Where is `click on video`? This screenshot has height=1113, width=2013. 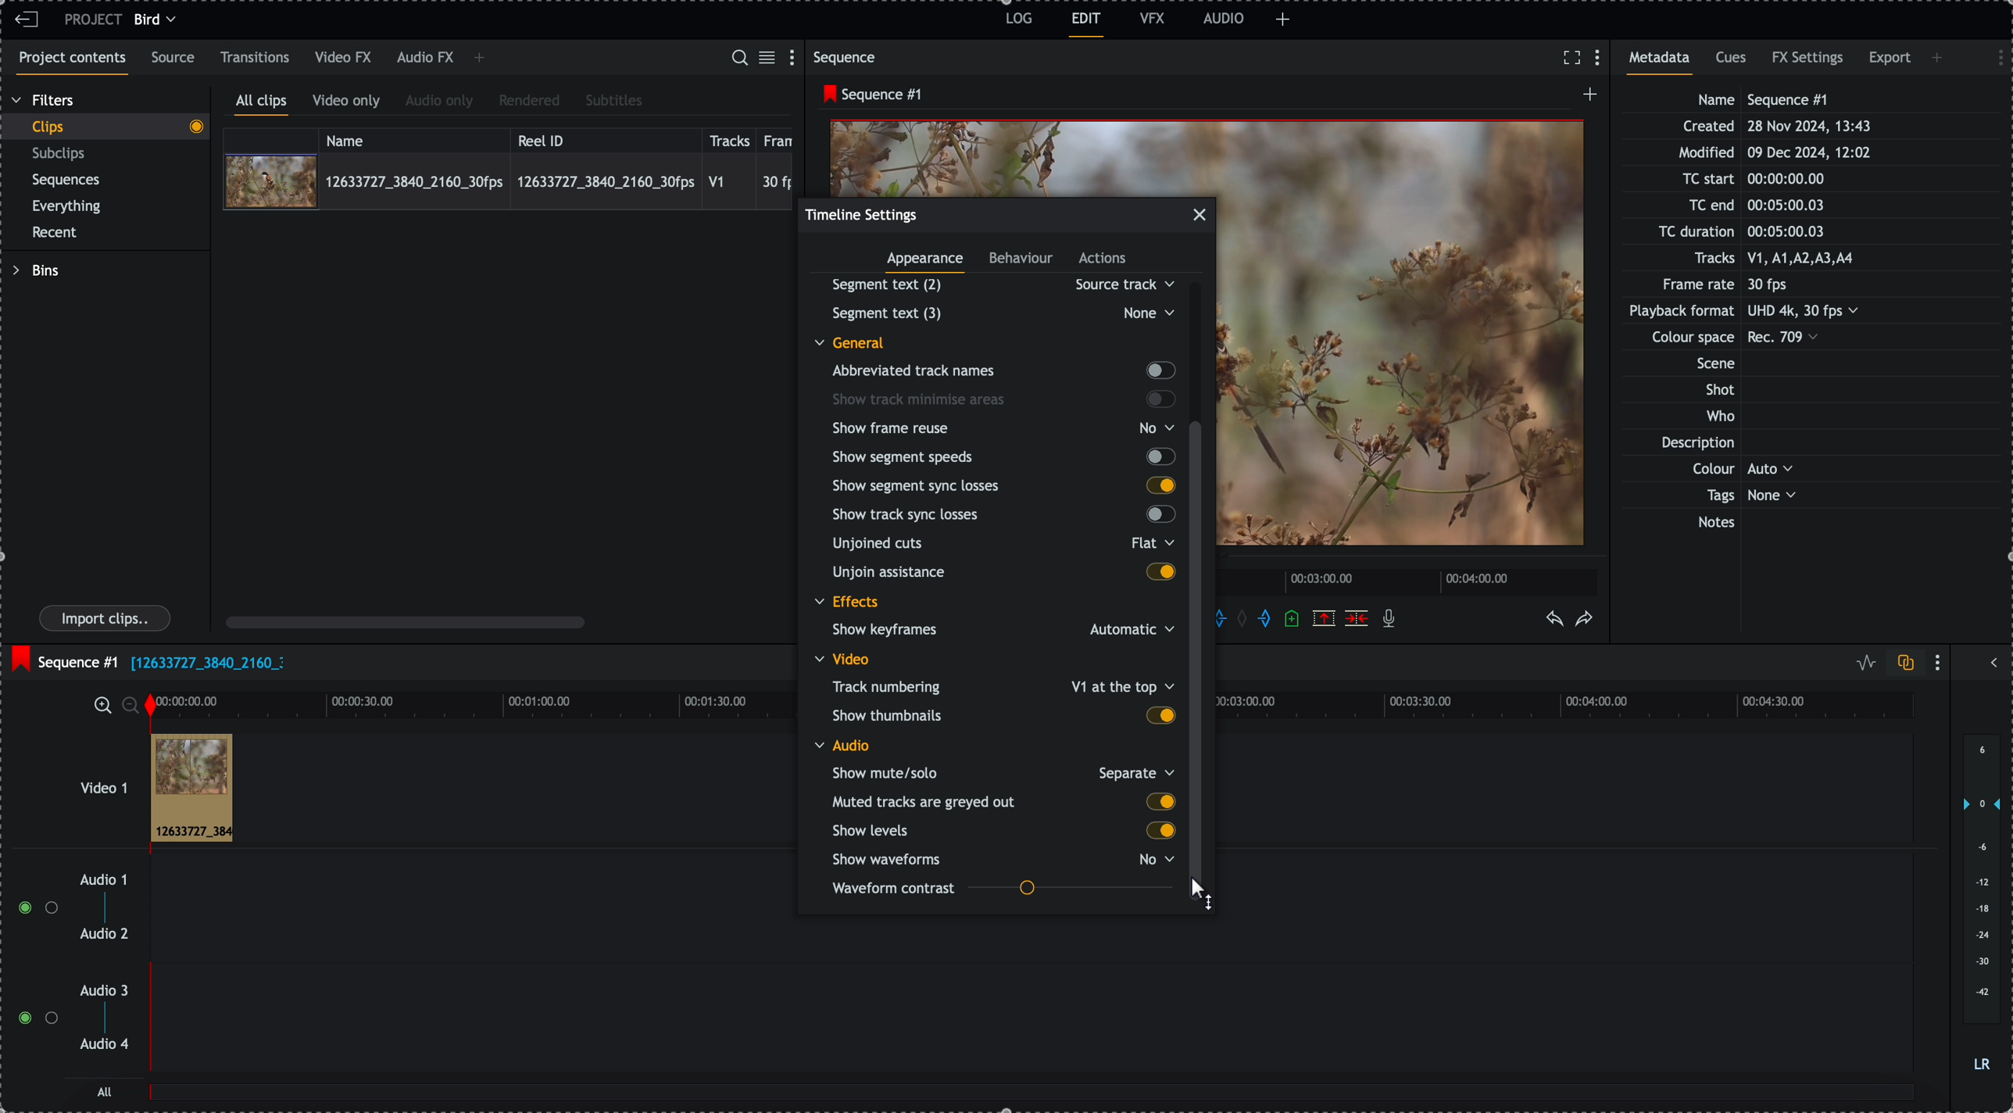 click on video is located at coordinates (508, 181).